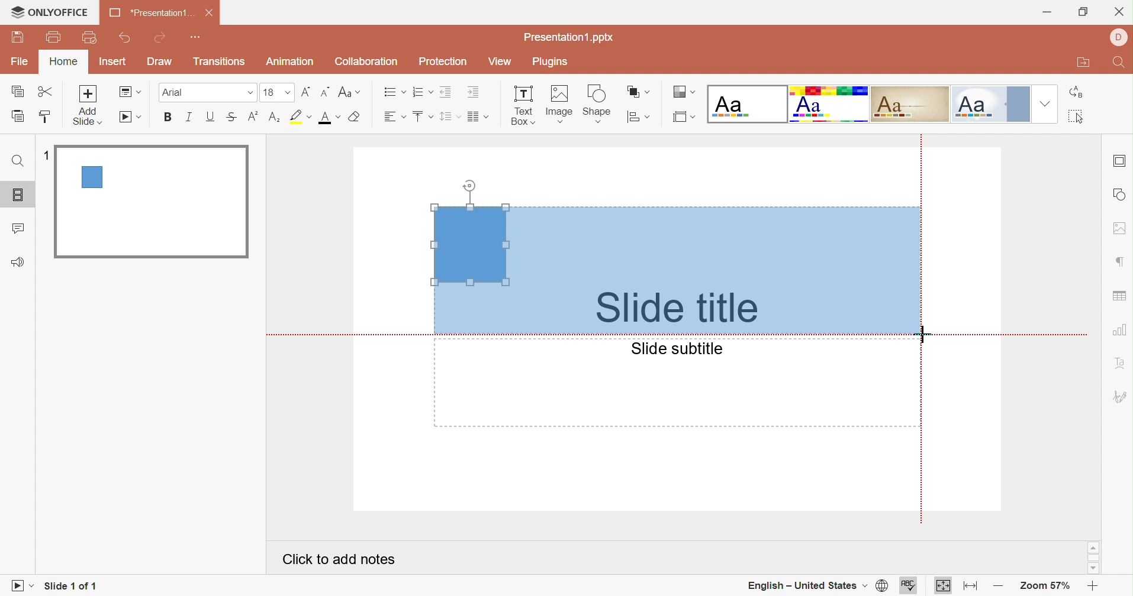  What do you see at coordinates (991, 104) in the screenshot?
I see `Official` at bounding box center [991, 104].